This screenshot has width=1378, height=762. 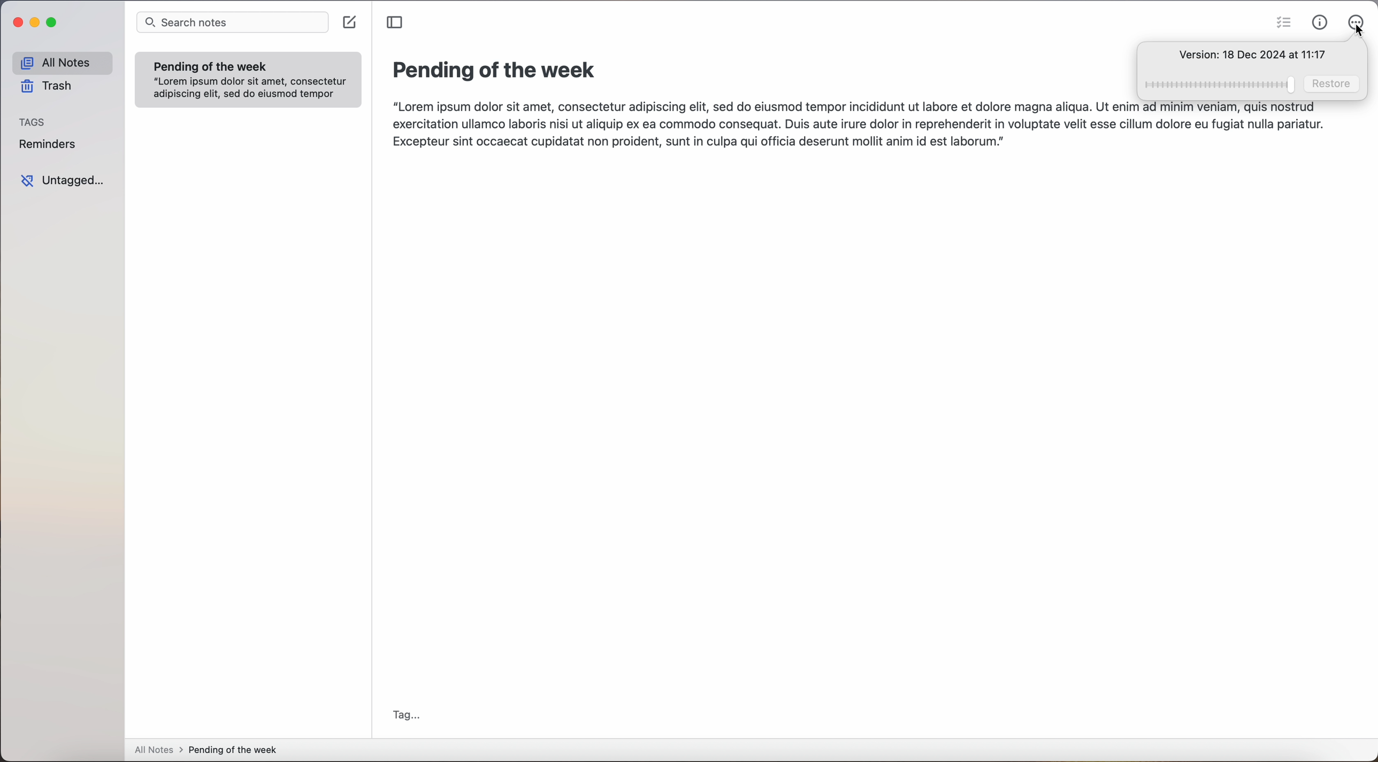 I want to click on untagged, so click(x=61, y=181).